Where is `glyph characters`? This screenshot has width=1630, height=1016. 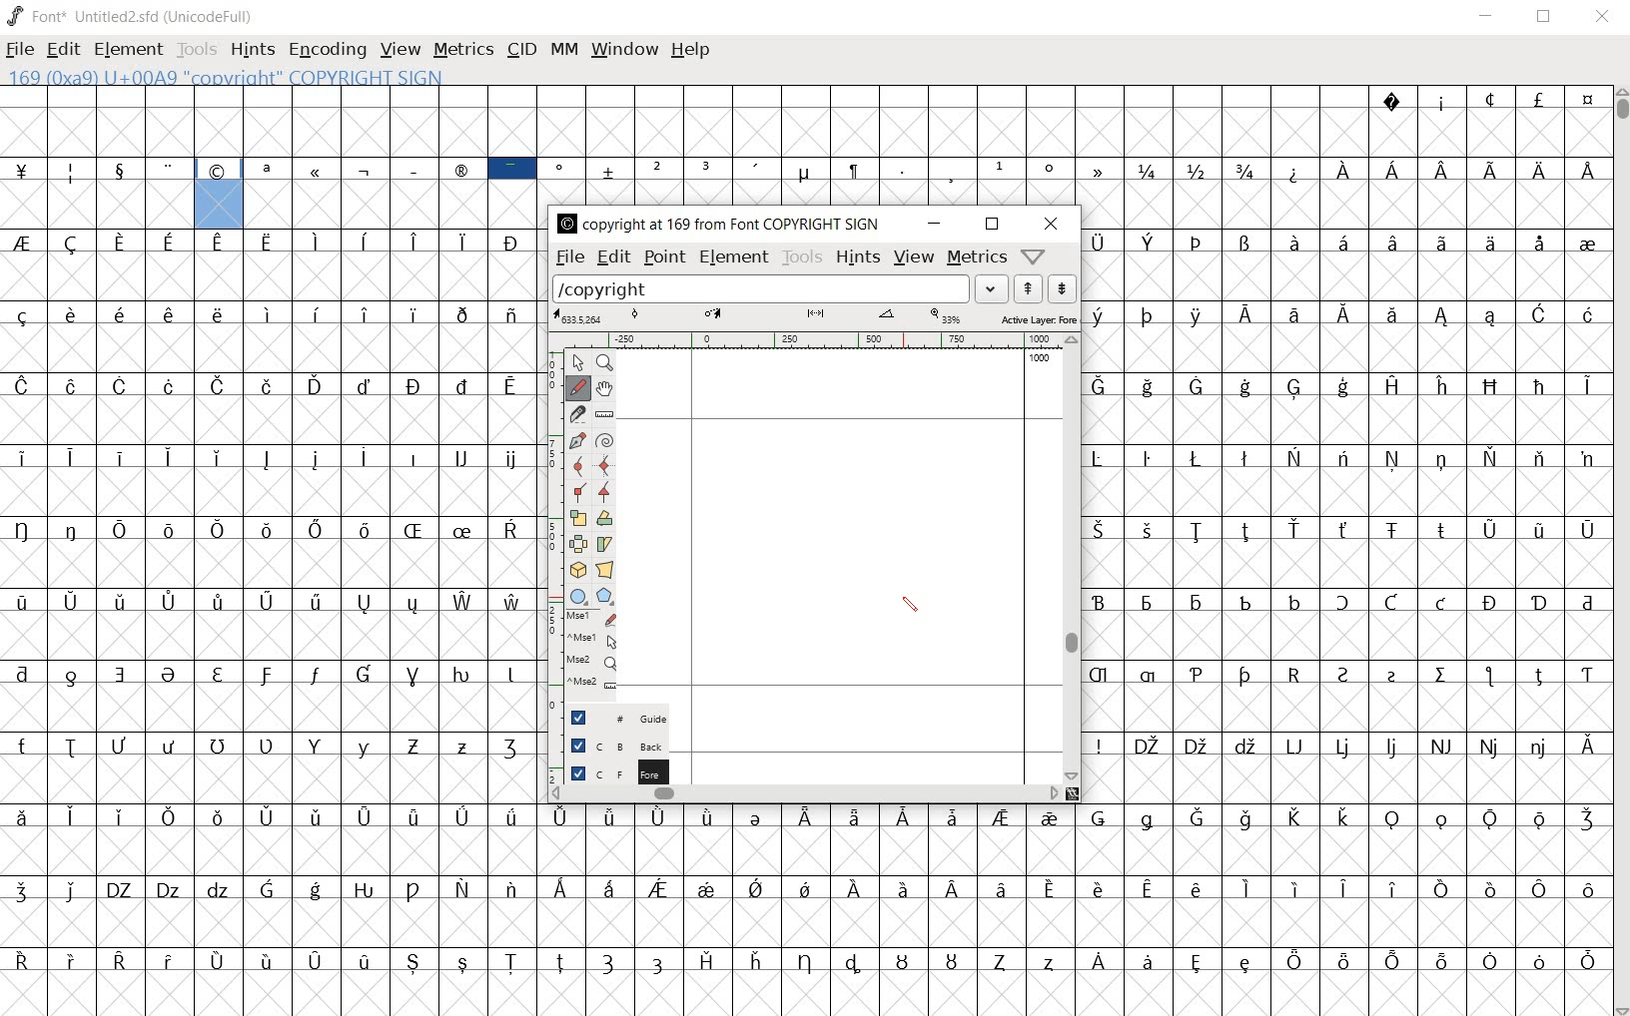
glyph characters is located at coordinates (1125, 144).